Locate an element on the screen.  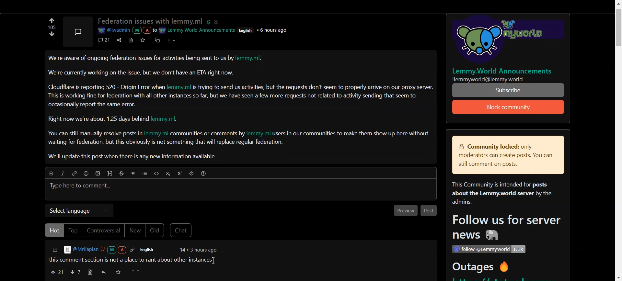
This is working fine for federation with all other instances so far, but we have seen a few more requests not related to activity sending that seem to
occasionally report the same error. is located at coordinates (233, 100).